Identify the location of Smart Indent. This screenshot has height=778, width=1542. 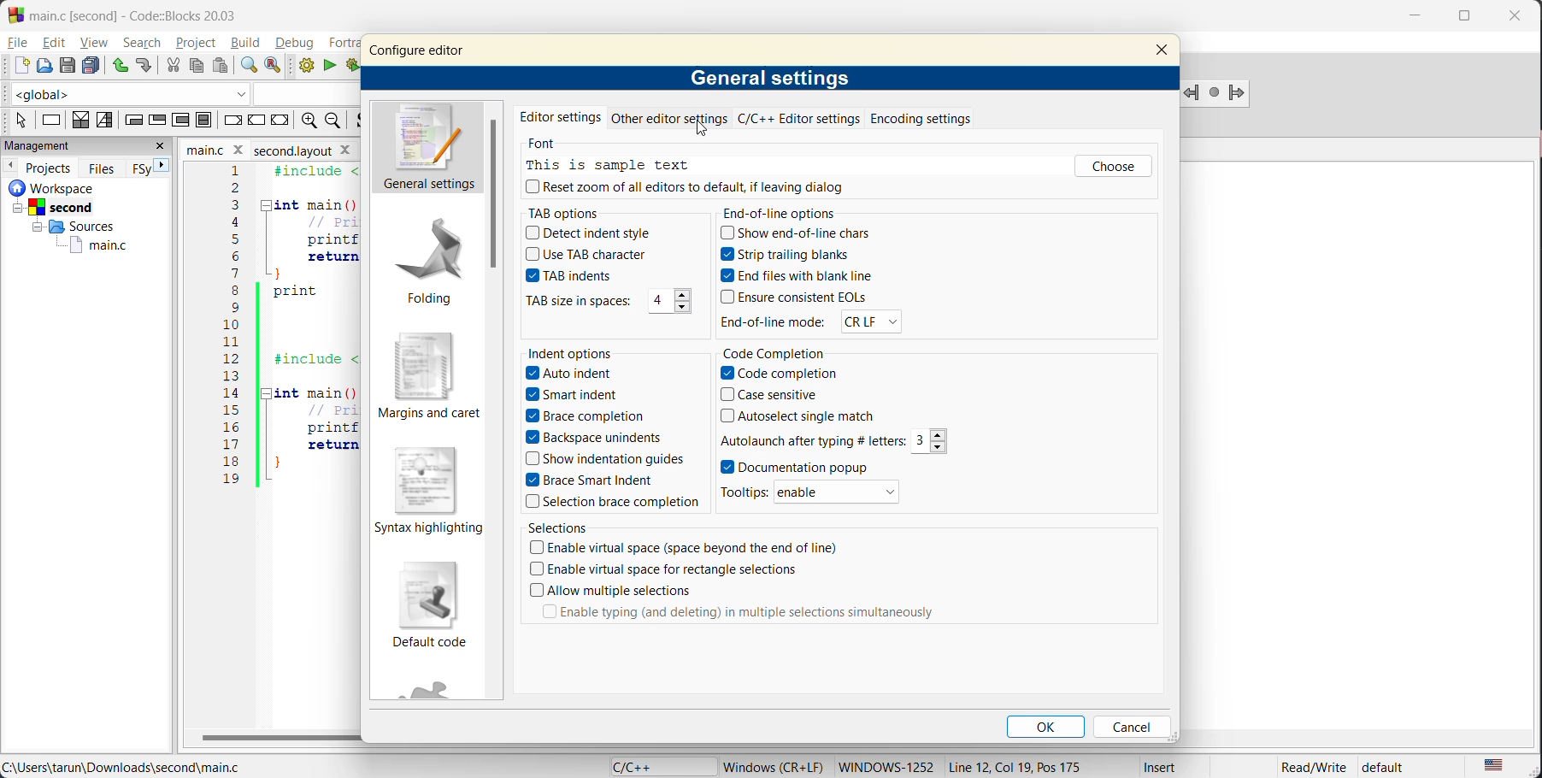
(572, 394).